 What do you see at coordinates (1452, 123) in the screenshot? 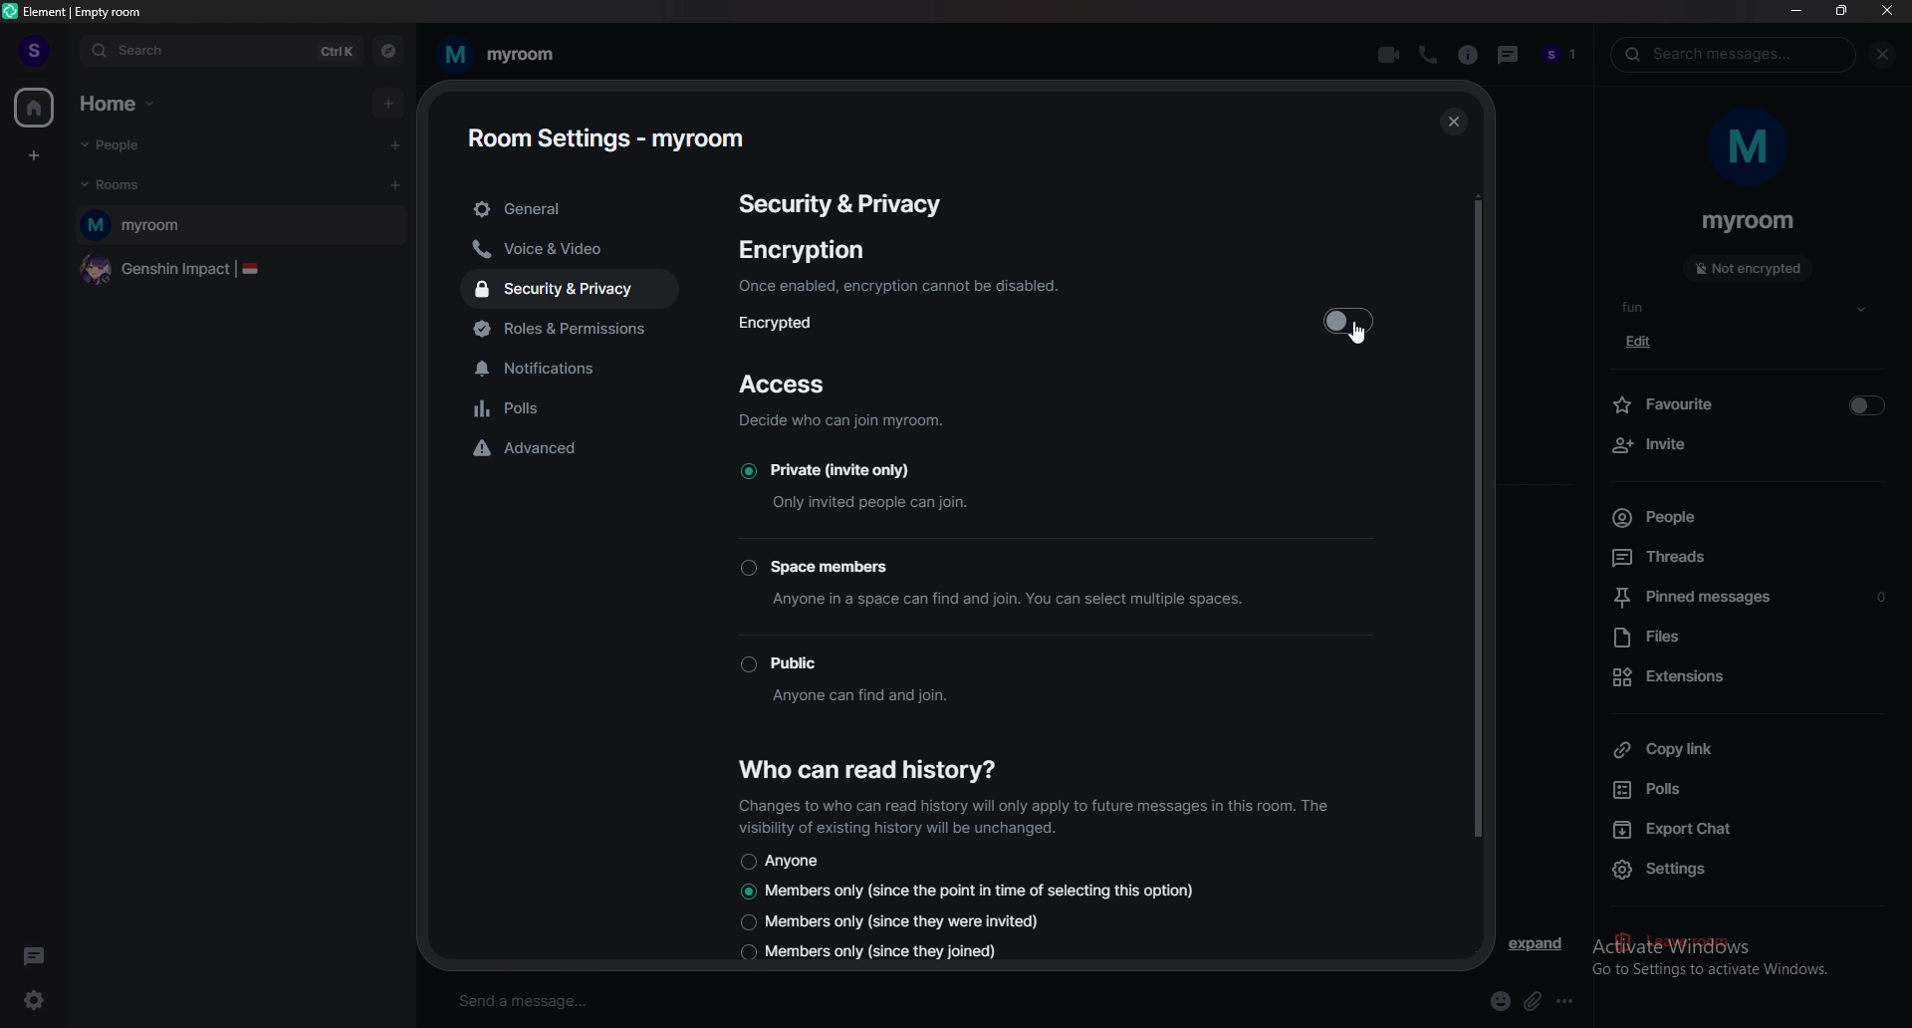
I see `close` at bounding box center [1452, 123].